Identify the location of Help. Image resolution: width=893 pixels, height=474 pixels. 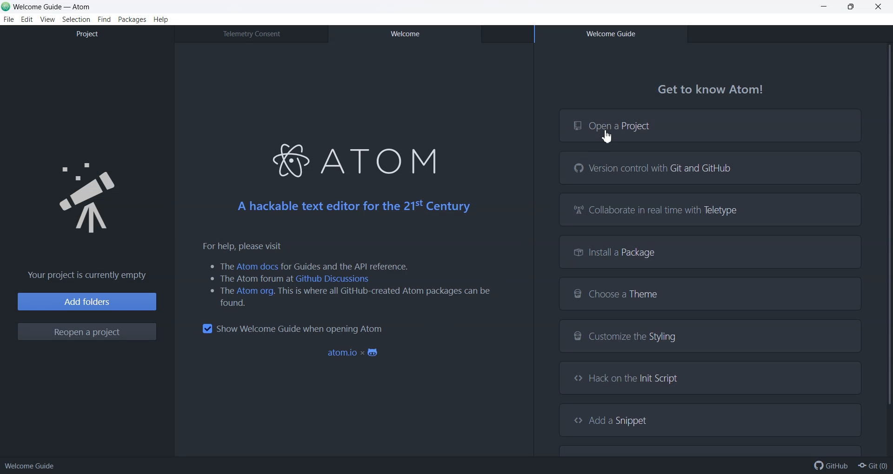
(161, 20).